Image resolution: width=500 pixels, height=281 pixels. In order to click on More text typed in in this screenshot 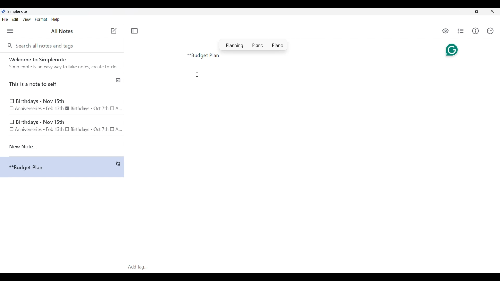, I will do `click(203, 56)`.